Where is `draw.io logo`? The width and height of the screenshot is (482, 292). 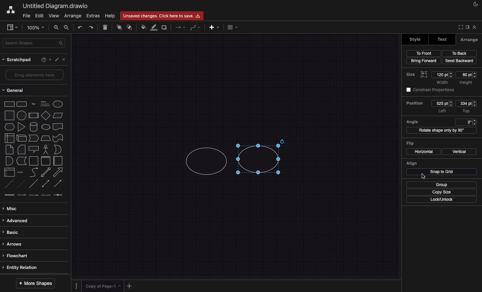
draw.io logo is located at coordinates (10, 10).